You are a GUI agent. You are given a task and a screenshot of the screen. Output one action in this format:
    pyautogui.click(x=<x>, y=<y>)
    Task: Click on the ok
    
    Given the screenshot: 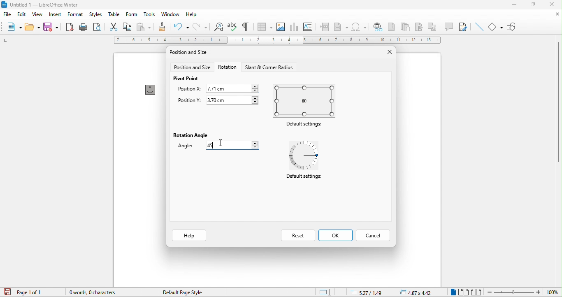 What is the action you would take?
    pyautogui.click(x=334, y=236)
    